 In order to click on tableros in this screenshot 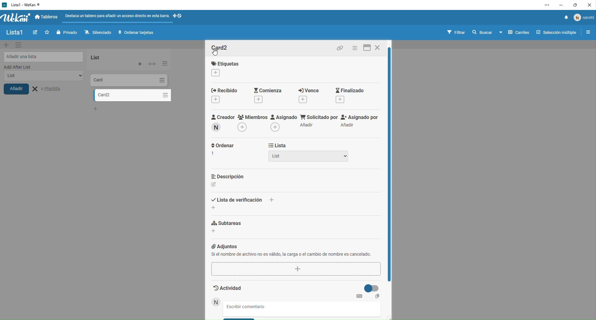, I will do `click(48, 17)`.